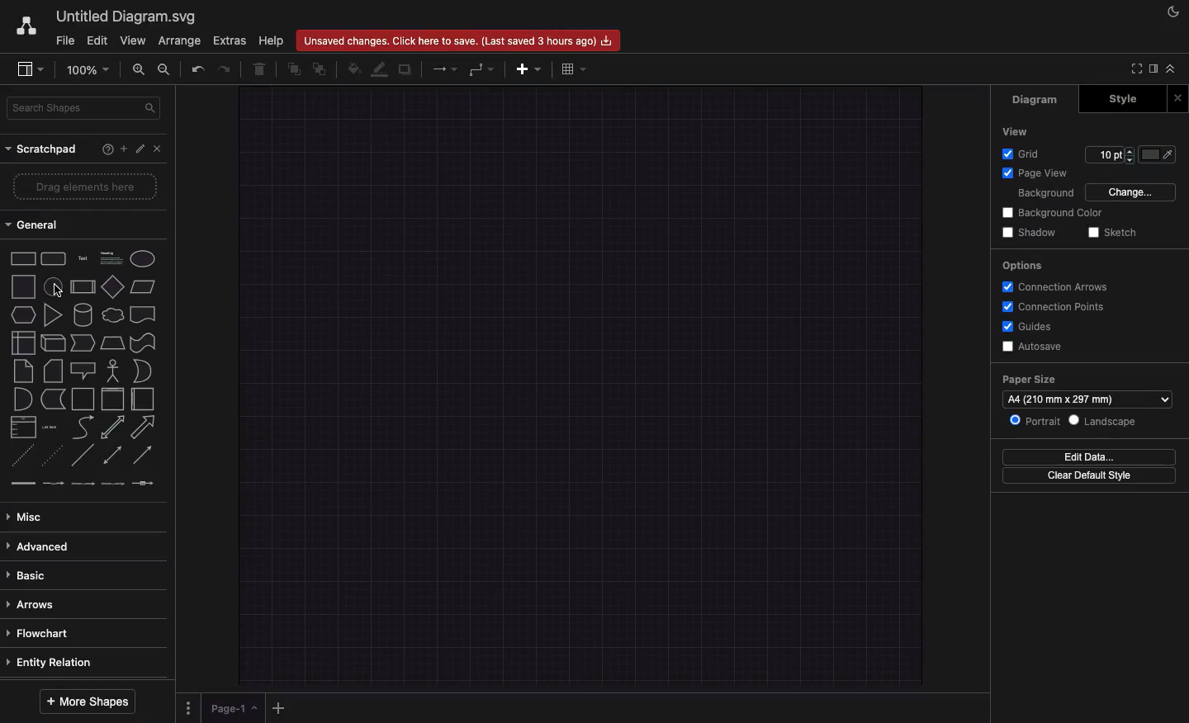 This screenshot has height=723, width=1189. Describe the element at coordinates (61, 287) in the screenshot. I see `Cursor on Shapes` at that location.